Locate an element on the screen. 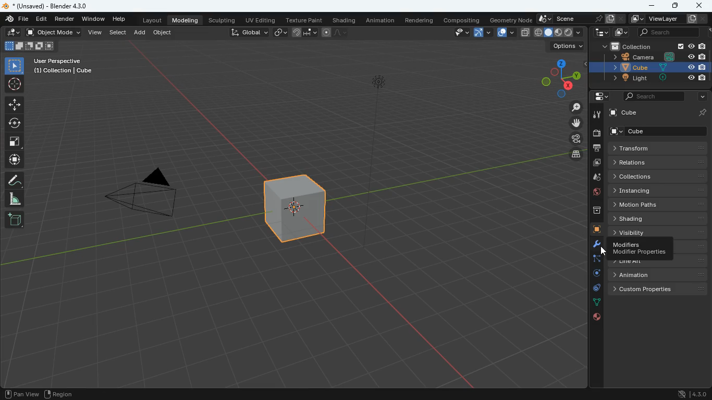 The image size is (712, 400). sculpting is located at coordinates (222, 19).